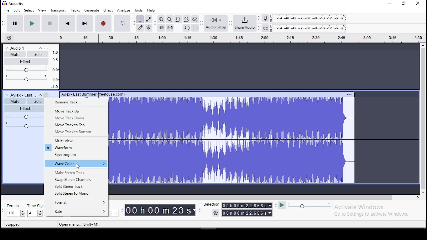 The image size is (427, 240). What do you see at coordinates (148, 19) in the screenshot?
I see `envelope tool` at bounding box center [148, 19].